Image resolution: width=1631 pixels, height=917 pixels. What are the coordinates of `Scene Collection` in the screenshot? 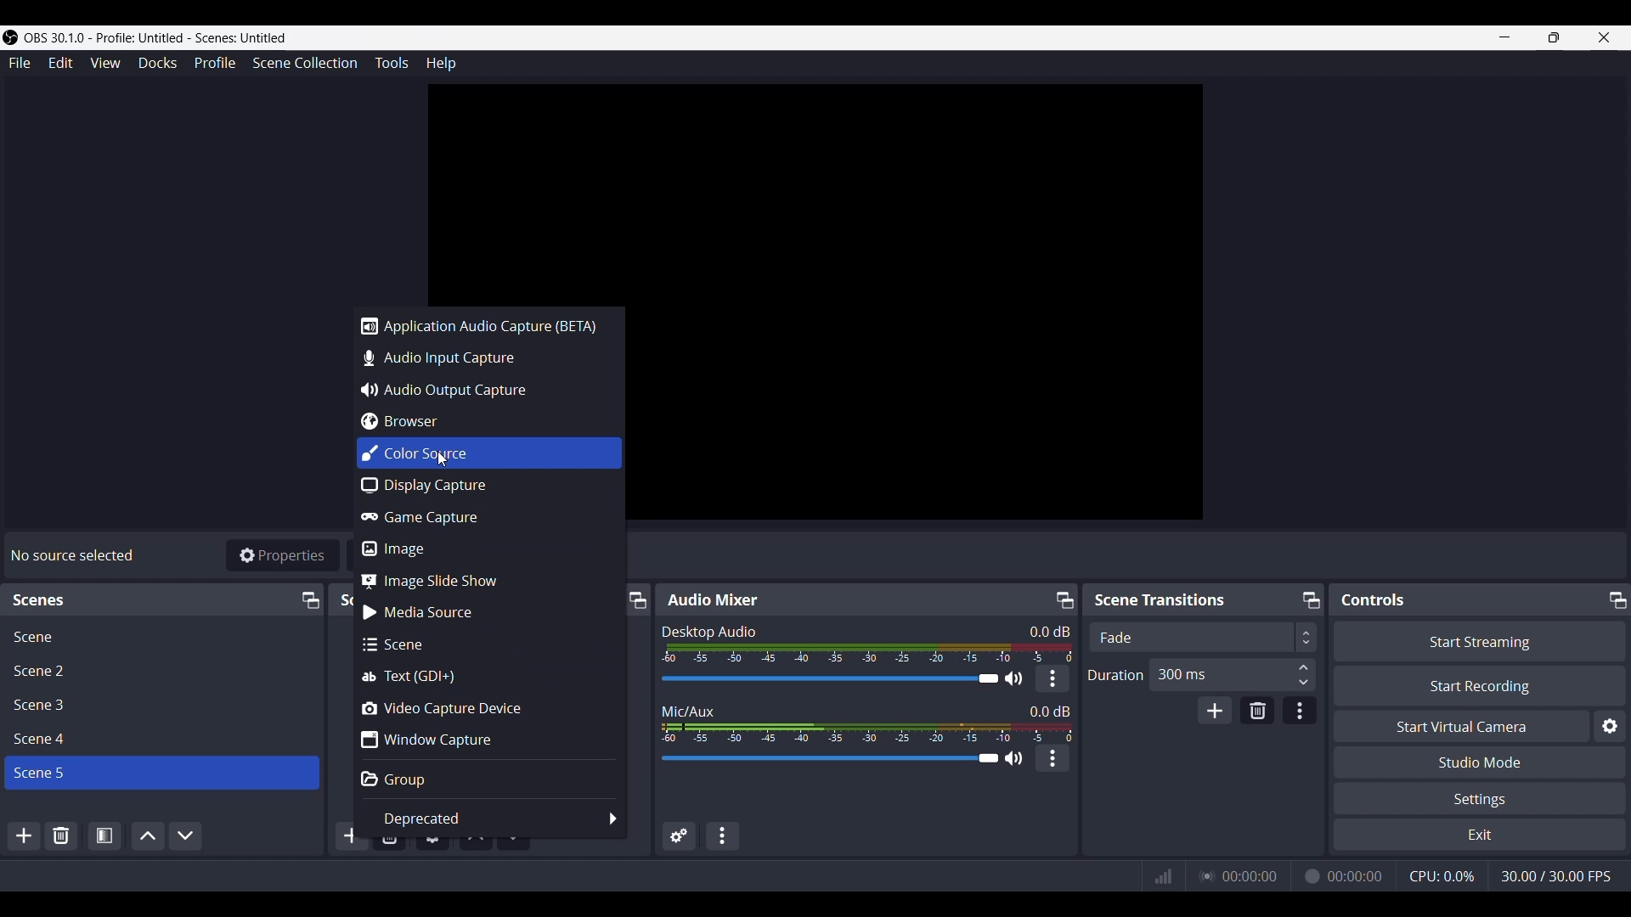 It's located at (306, 64).